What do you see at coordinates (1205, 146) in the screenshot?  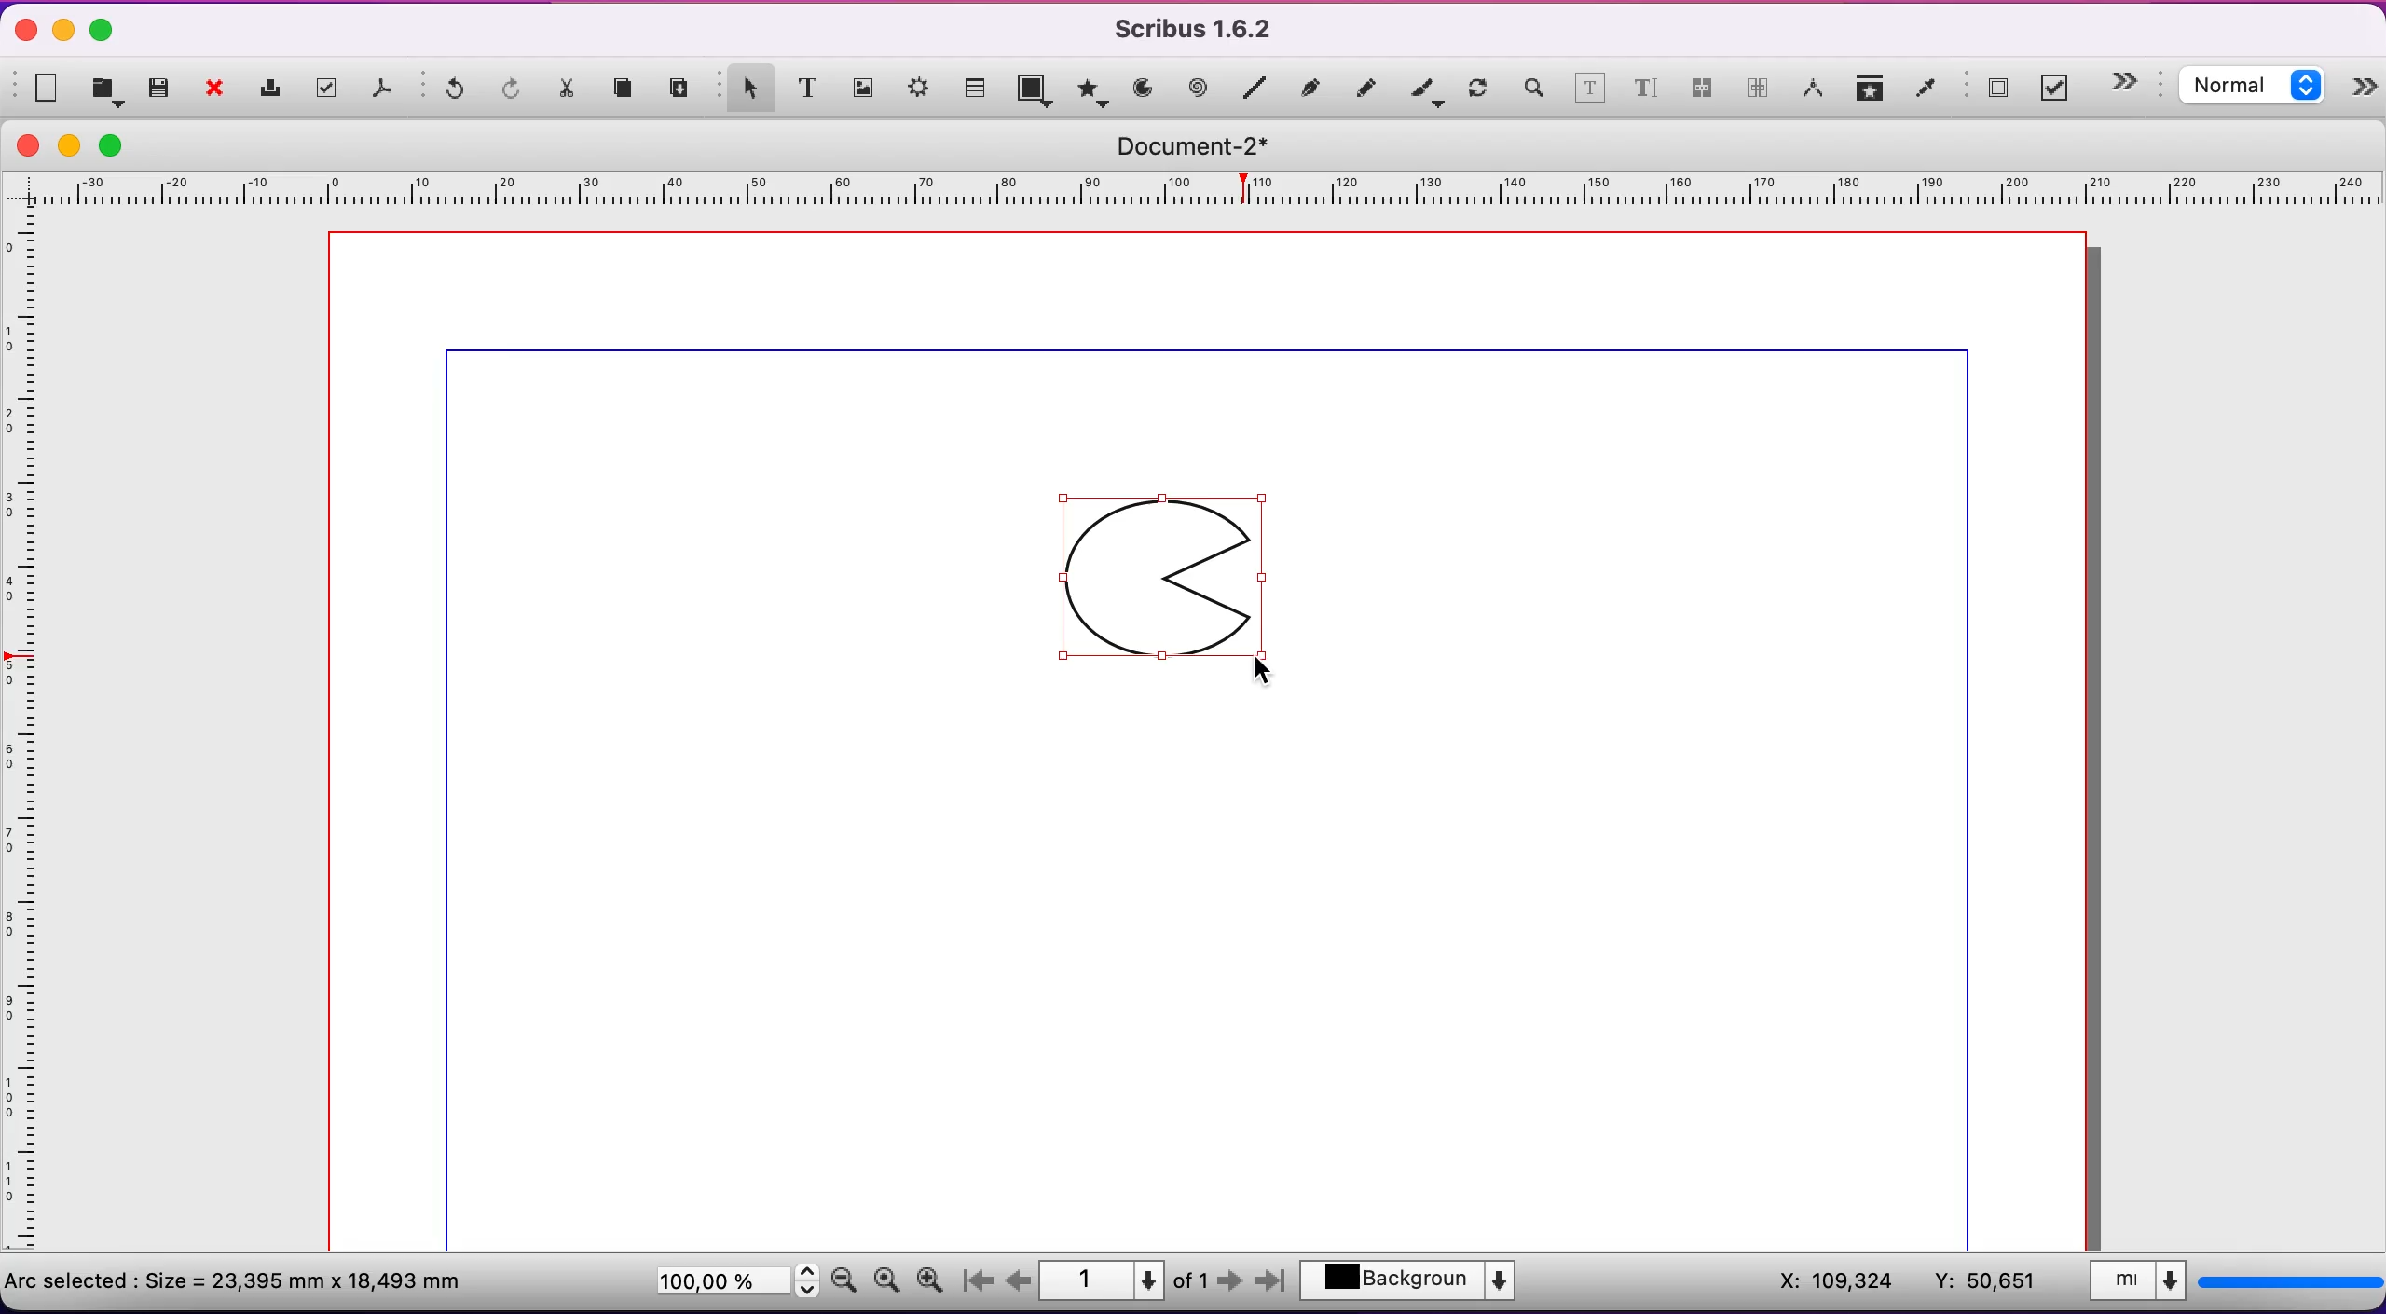 I see `title` at bounding box center [1205, 146].